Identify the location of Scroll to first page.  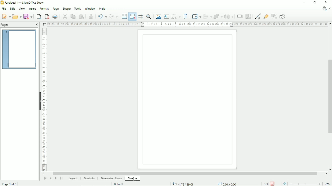
(45, 178).